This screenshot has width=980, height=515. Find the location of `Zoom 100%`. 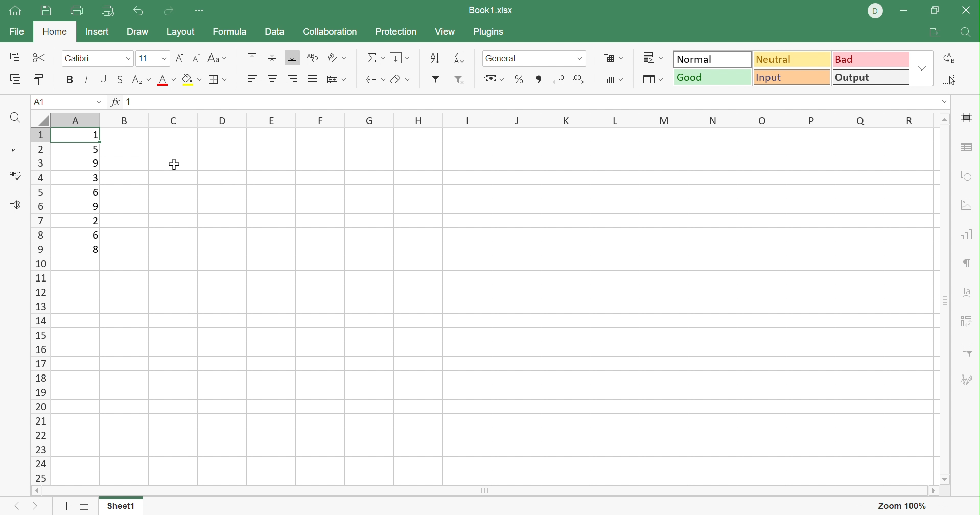

Zoom 100% is located at coordinates (901, 505).